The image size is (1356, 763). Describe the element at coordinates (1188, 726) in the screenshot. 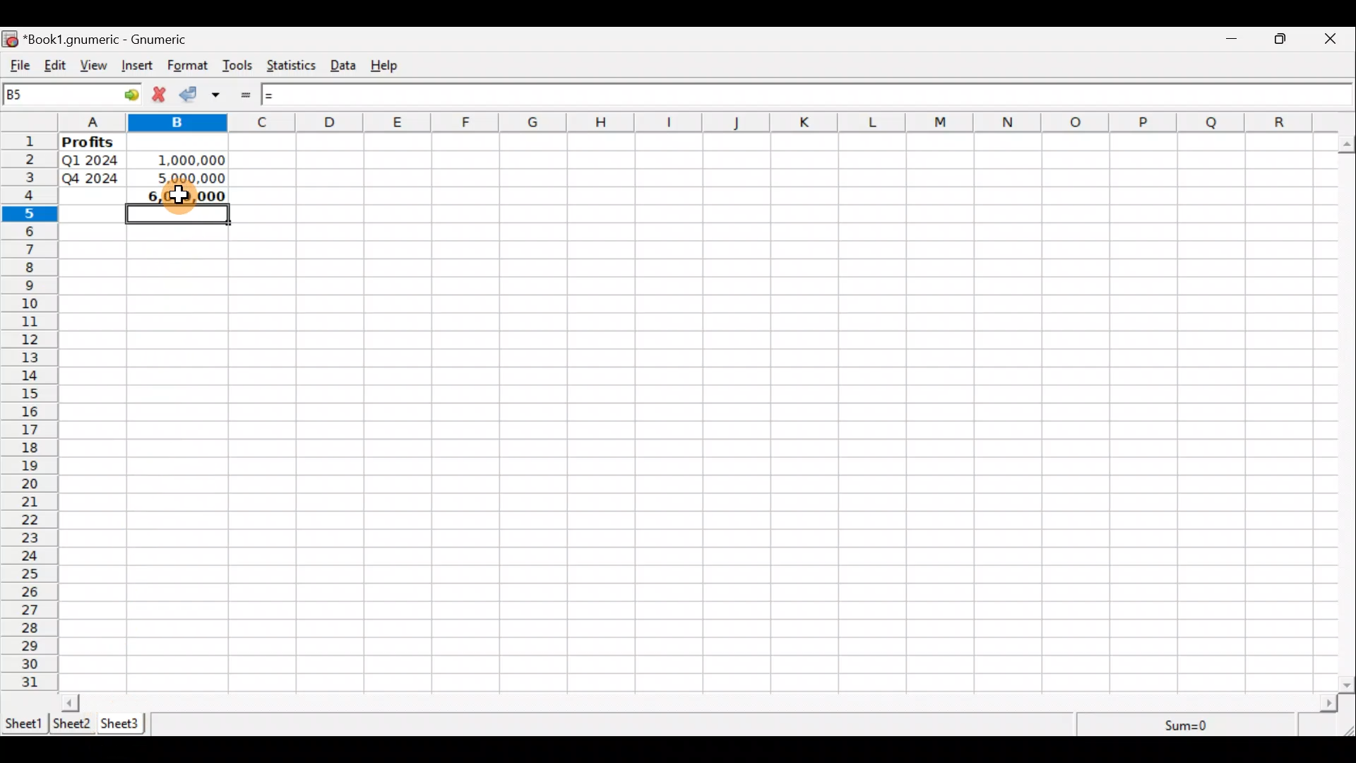

I see `Sum=0` at that location.